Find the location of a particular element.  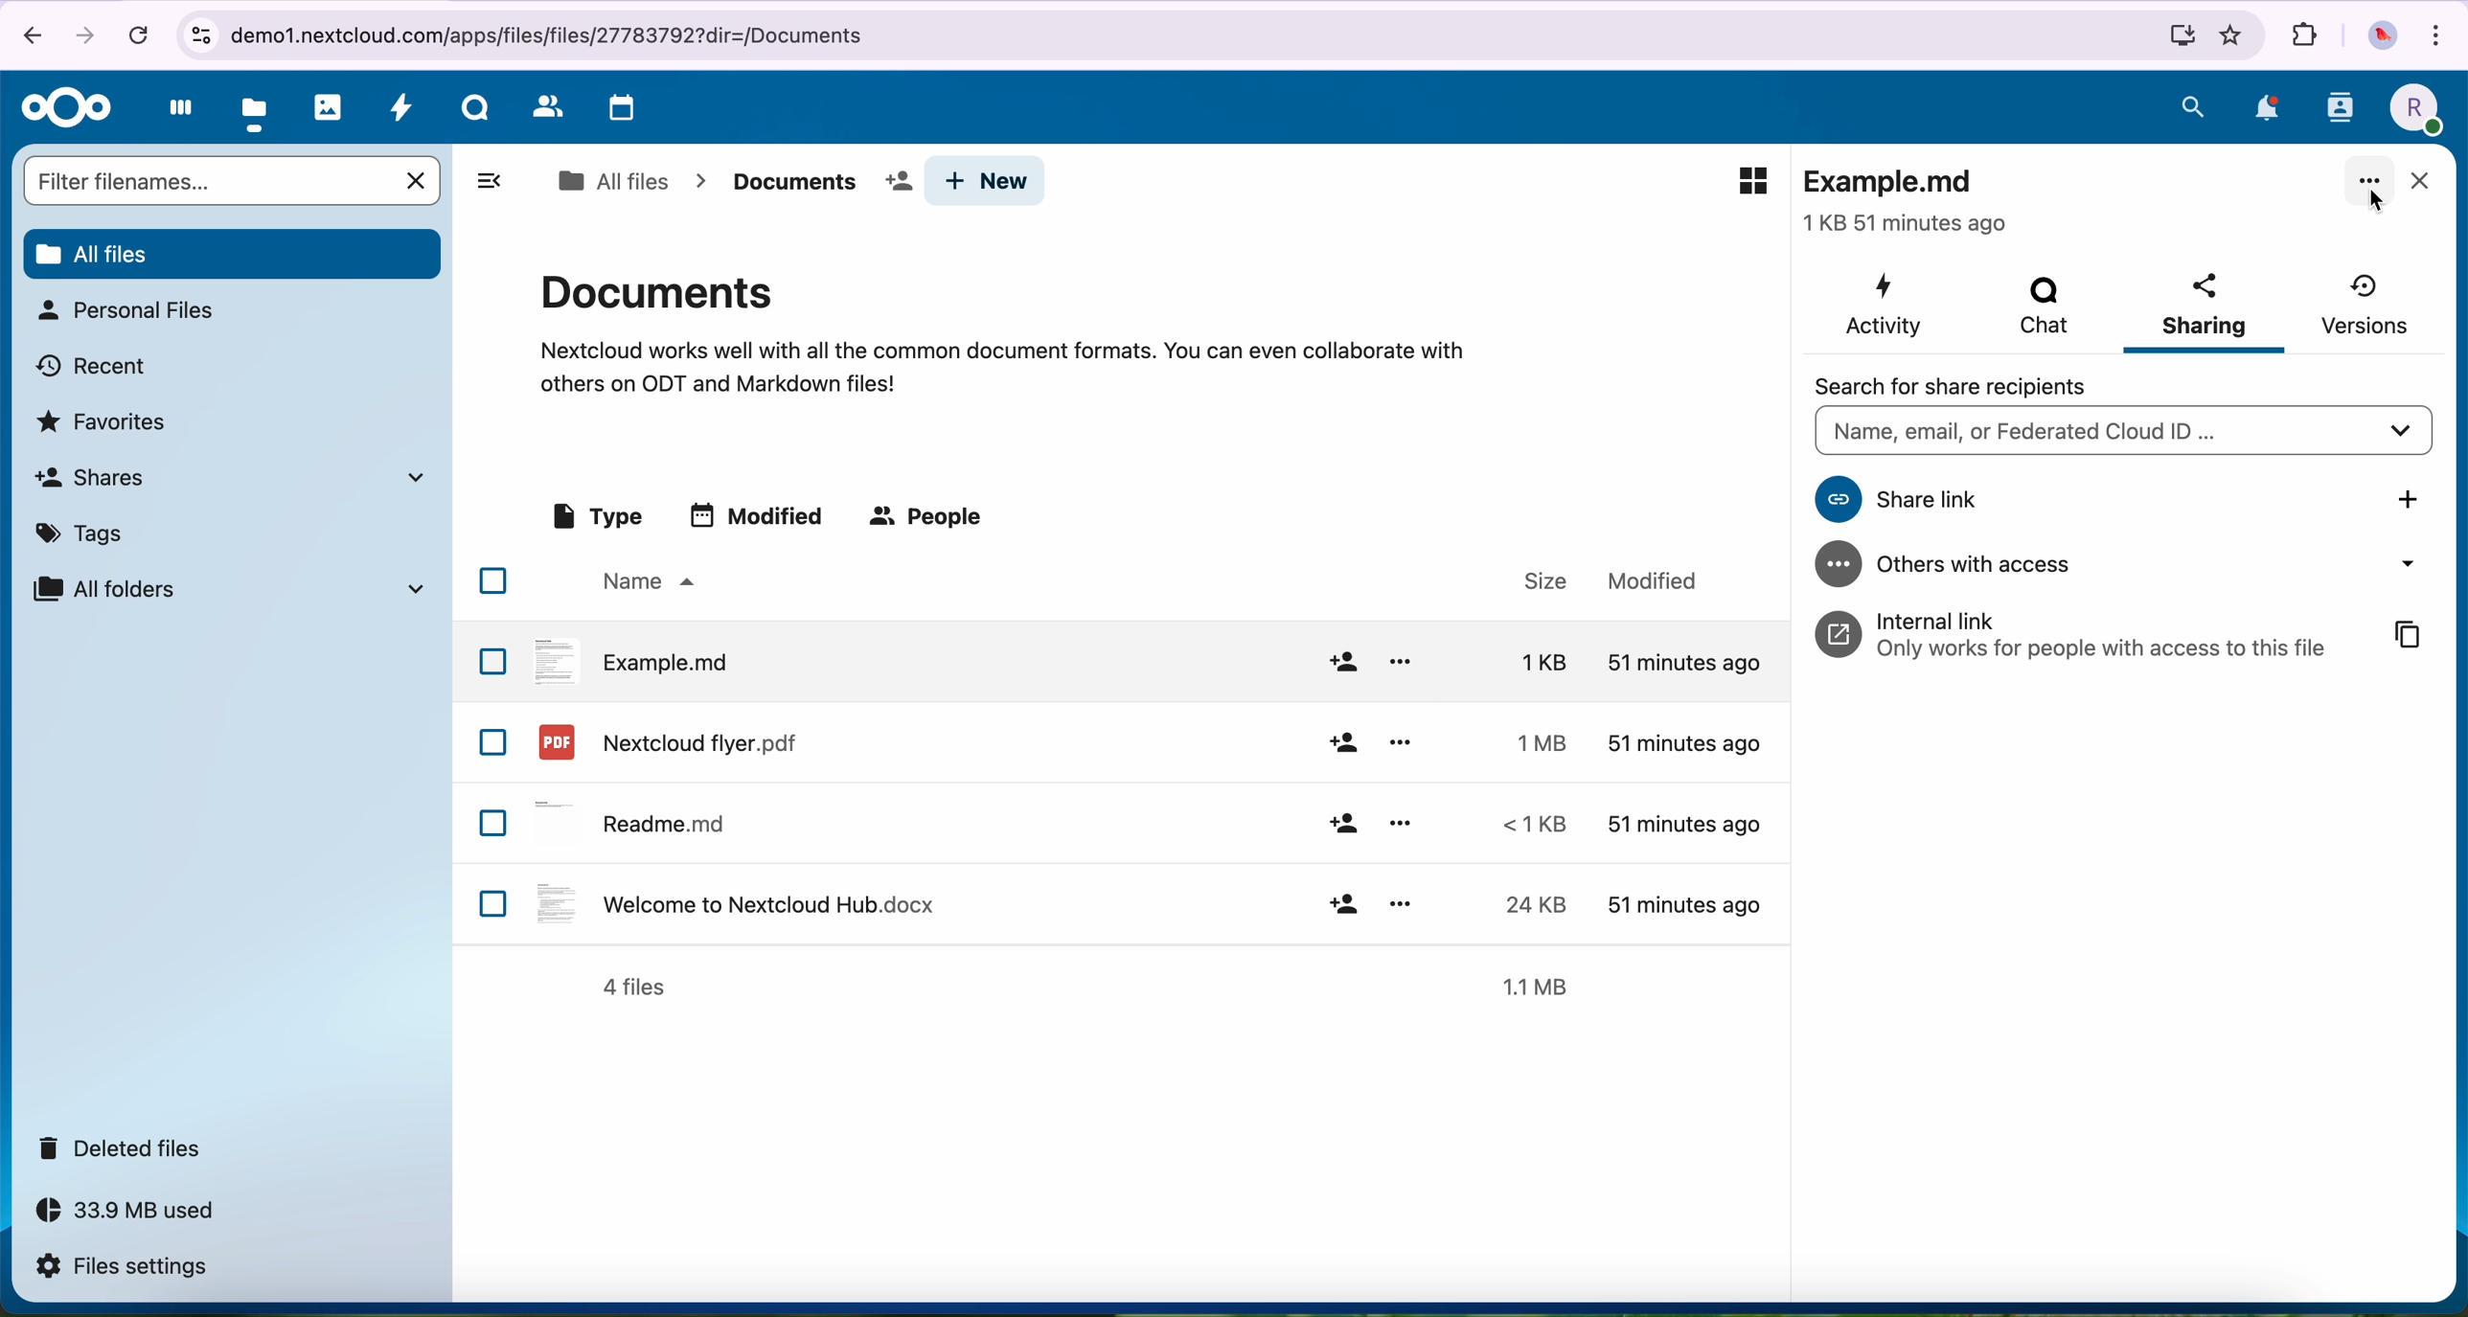

example.md is located at coordinates (633, 659).